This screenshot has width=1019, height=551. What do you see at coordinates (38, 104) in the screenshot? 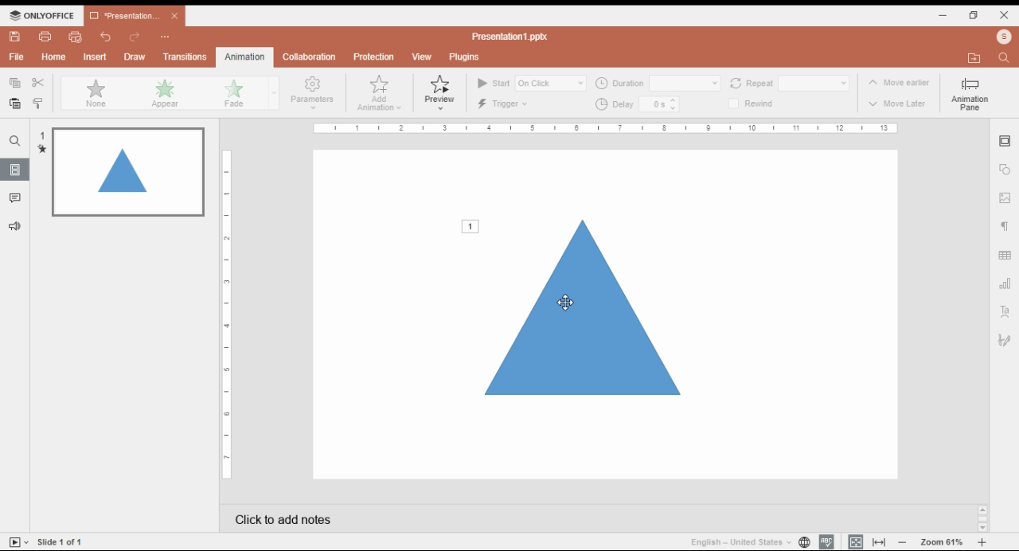
I see `copy style` at bounding box center [38, 104].